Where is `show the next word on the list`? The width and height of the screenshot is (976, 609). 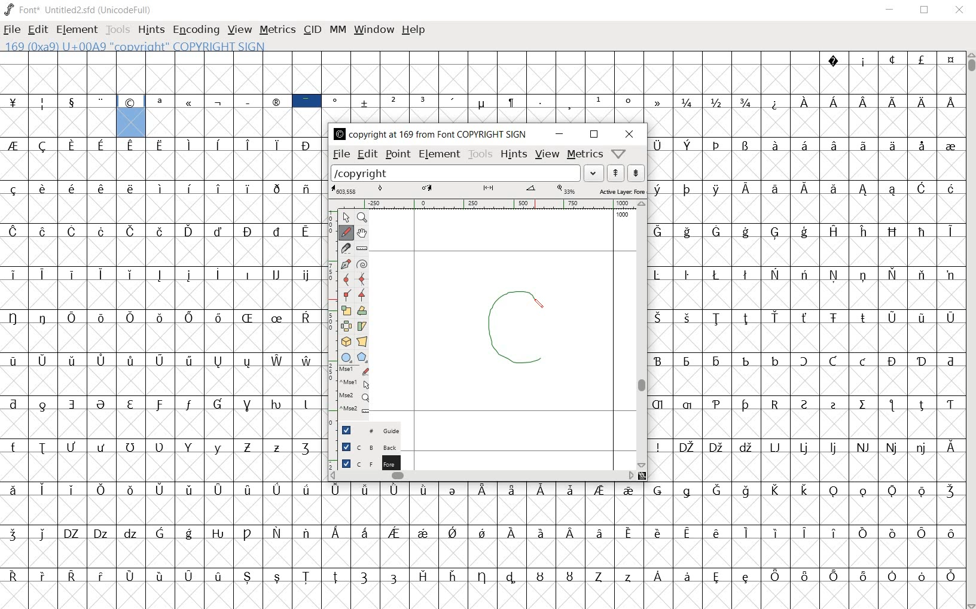
show the next word on the list is located at coordinates (615, 173).